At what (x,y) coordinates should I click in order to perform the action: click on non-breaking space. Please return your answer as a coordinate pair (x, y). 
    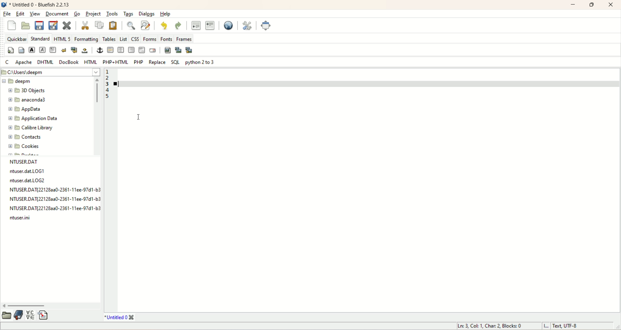
    Looking at the image, I should click on (85, 51).